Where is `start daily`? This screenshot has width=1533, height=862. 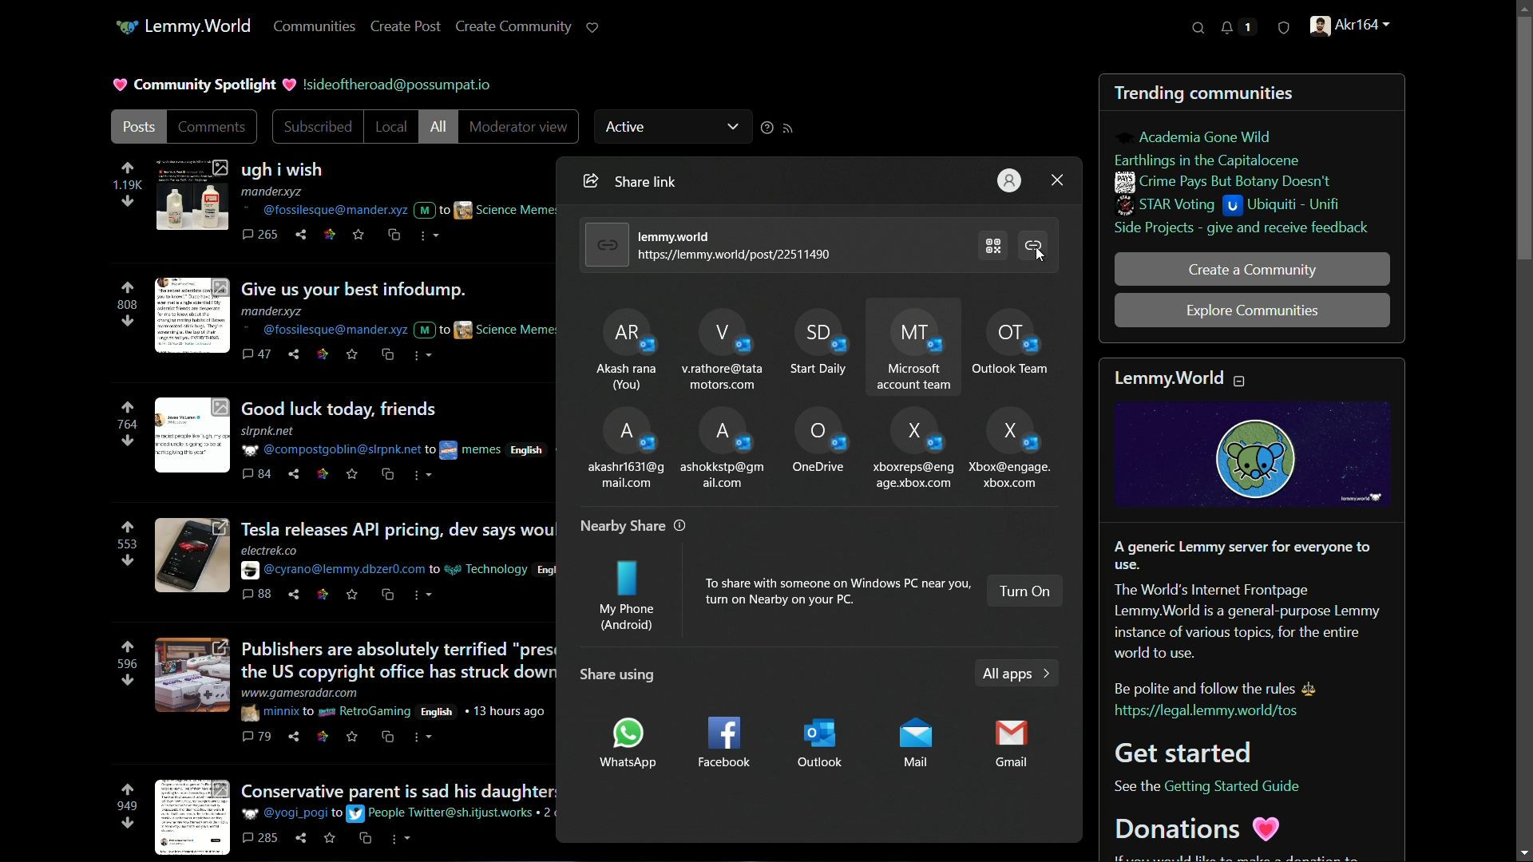 start daily is located at coordinates (818, 346).